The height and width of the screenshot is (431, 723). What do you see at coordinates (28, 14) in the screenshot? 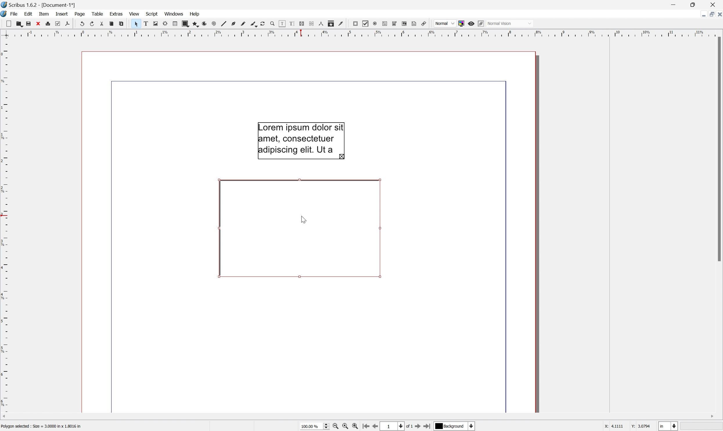
I see `Edit` at bounding box center [28, 14].